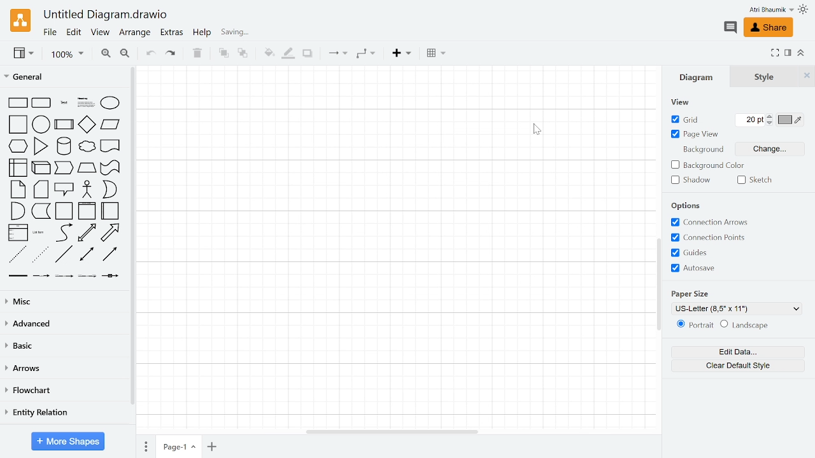 The image size is (815, 458). What do you see at coordinates (62, 412) in the screenshot?
I see `Entity relation` at bounding box center [62, 412].